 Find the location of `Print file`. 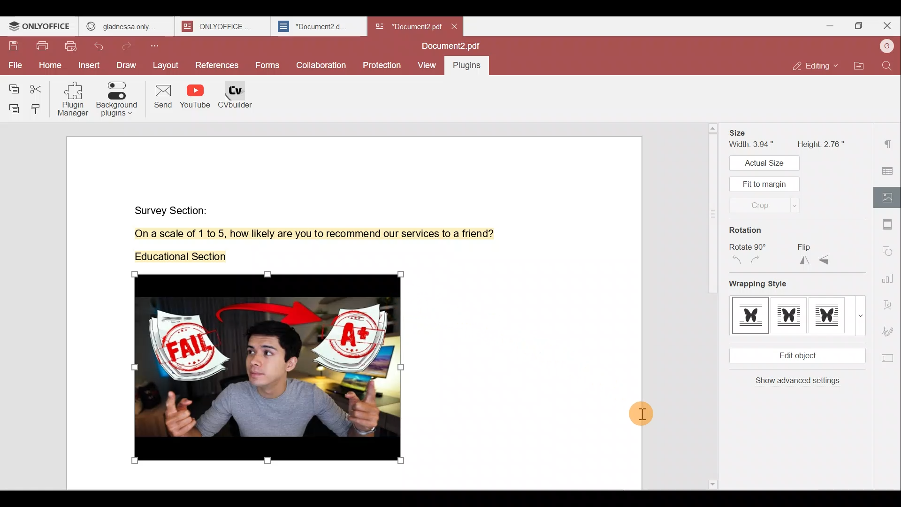

Print file is located at coordinates (42, 48).